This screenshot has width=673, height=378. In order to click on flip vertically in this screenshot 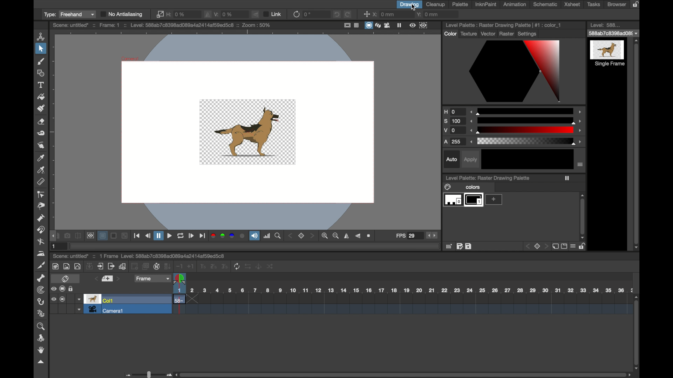, I will do `click(255, 14)`.